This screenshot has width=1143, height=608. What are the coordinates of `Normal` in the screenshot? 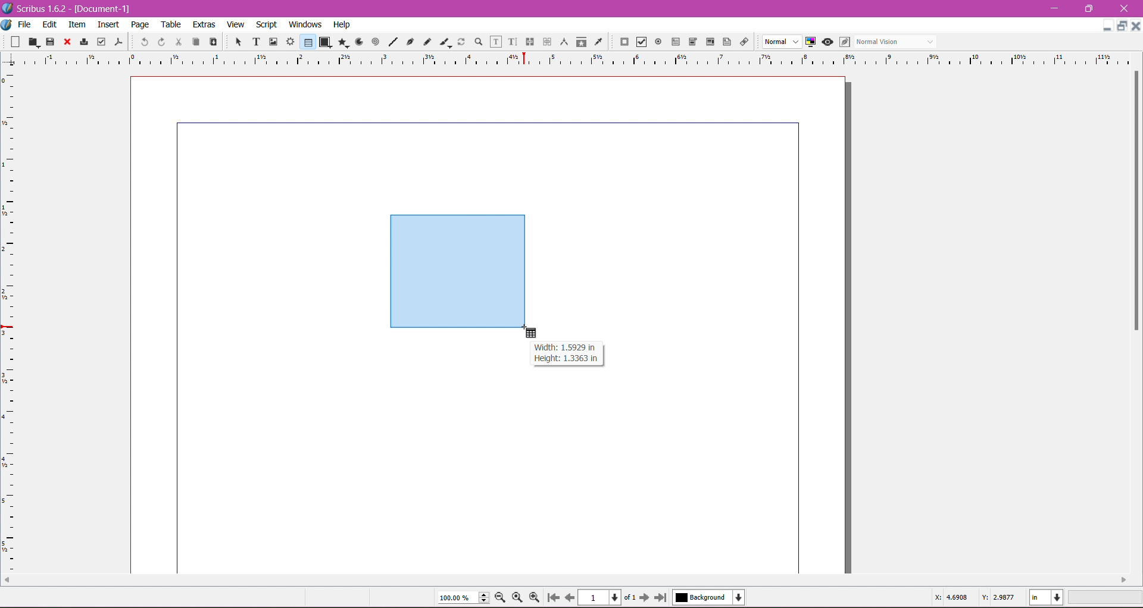 It's located at (780, 42).